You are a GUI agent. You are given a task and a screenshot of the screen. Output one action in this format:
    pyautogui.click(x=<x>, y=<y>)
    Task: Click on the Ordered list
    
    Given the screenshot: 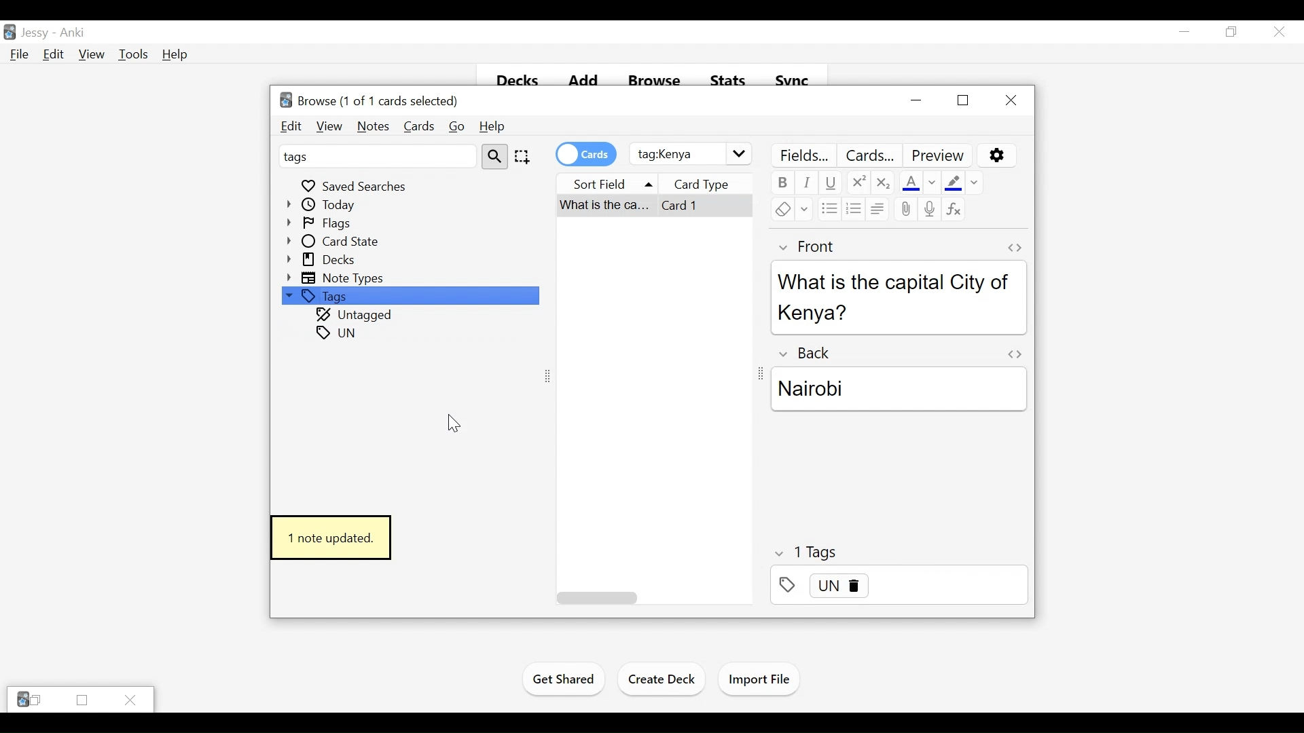 What is the action you would take?
    pyautogui.click(x=853, y=209)
    